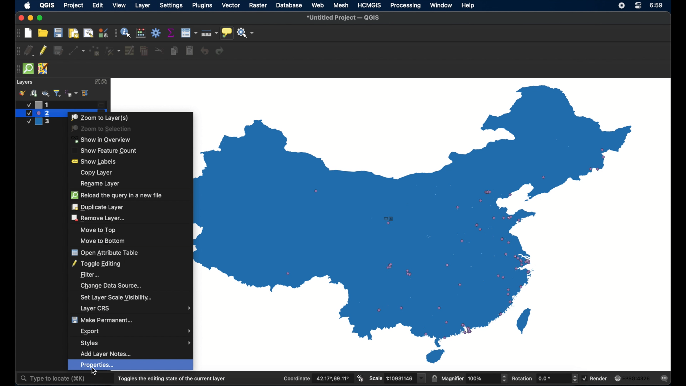 The width and height of the screenshot is (686, 386). I want to click on properties, so click(130, 365).